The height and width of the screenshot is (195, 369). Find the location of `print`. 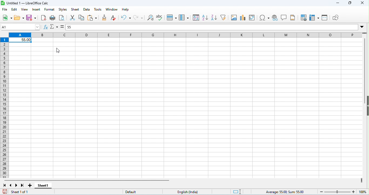

print is located at coordinates (53, 18).